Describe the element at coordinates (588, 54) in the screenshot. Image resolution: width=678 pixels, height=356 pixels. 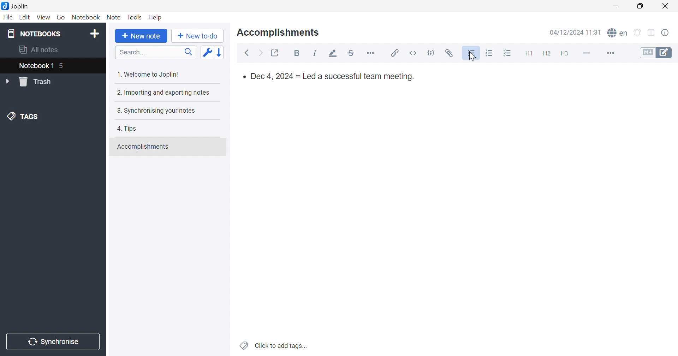
I see `Horizontal line` at that location.